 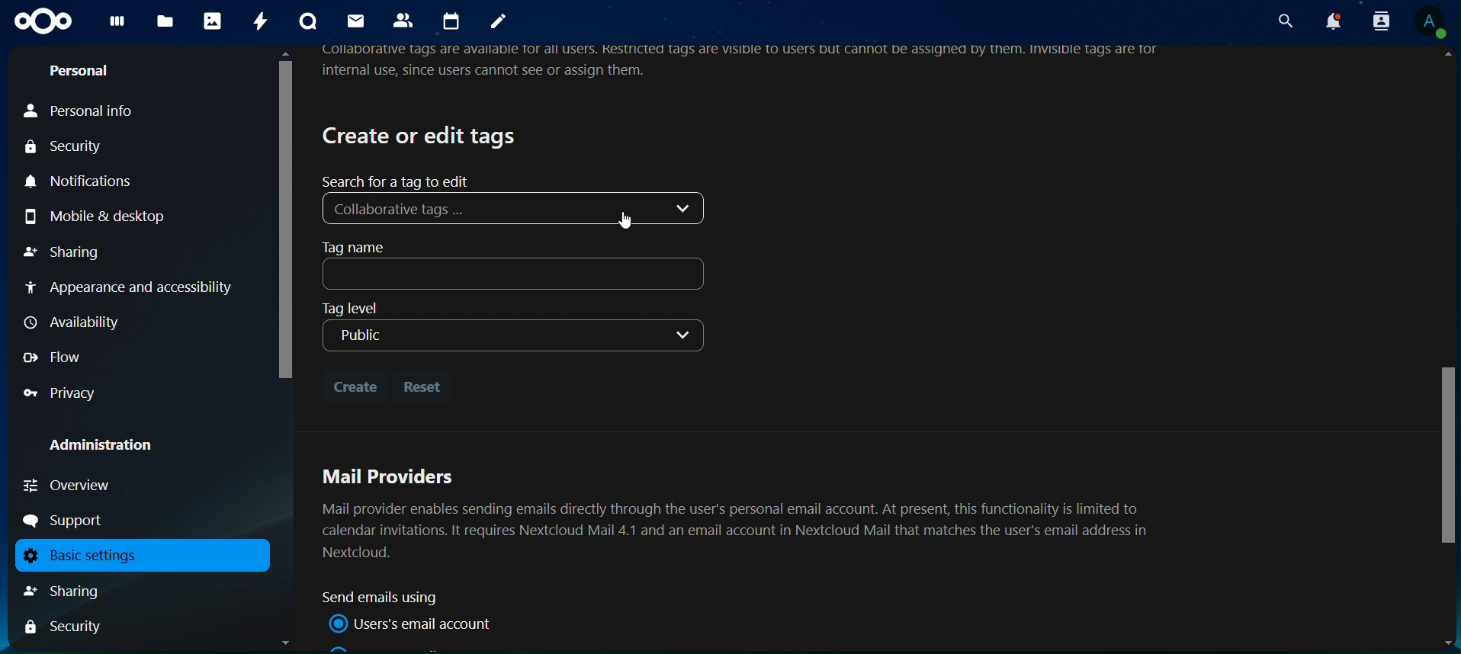 What do you see at coordinates (131, 290) in the screenshot?
I see `appearance and accessibility` at bounding box center [131, 290].